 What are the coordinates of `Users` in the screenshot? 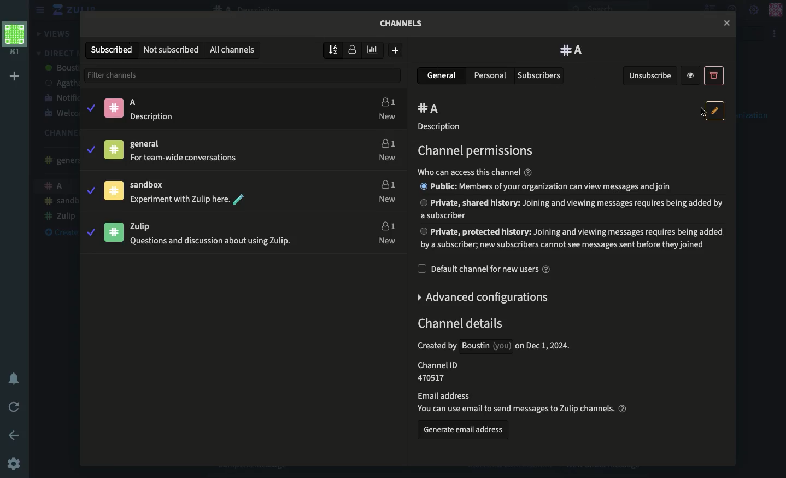 It's located at (384, 231).